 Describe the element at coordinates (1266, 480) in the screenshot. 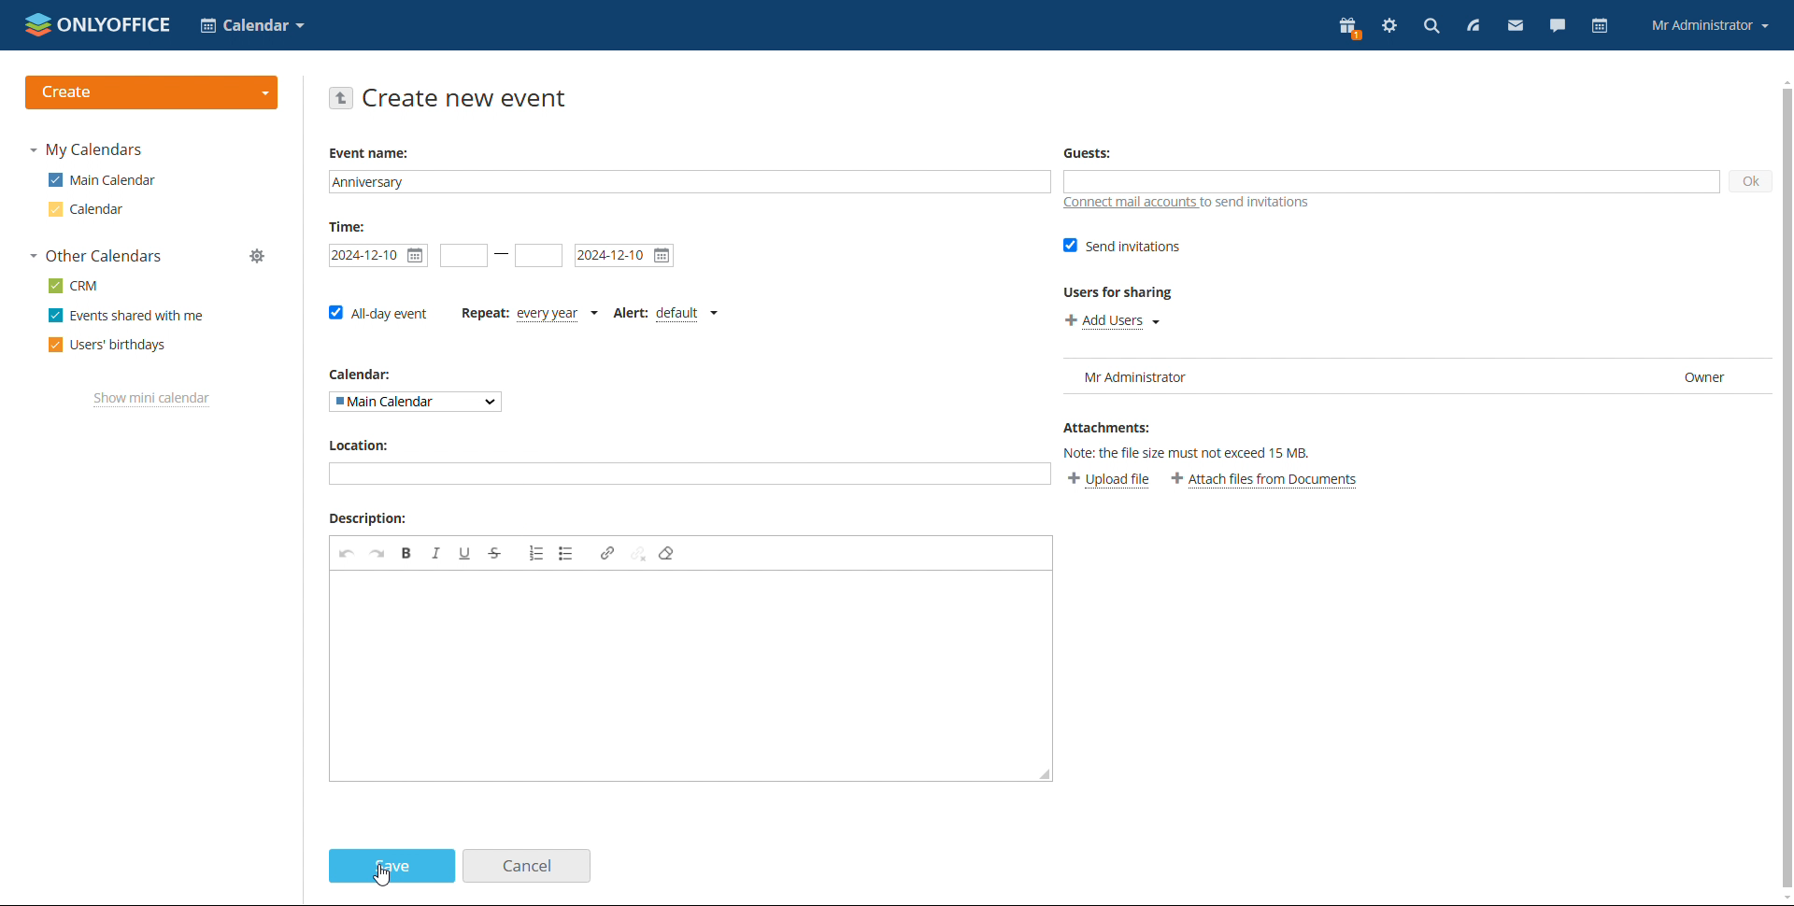

I see `attach file from documents` at that location.